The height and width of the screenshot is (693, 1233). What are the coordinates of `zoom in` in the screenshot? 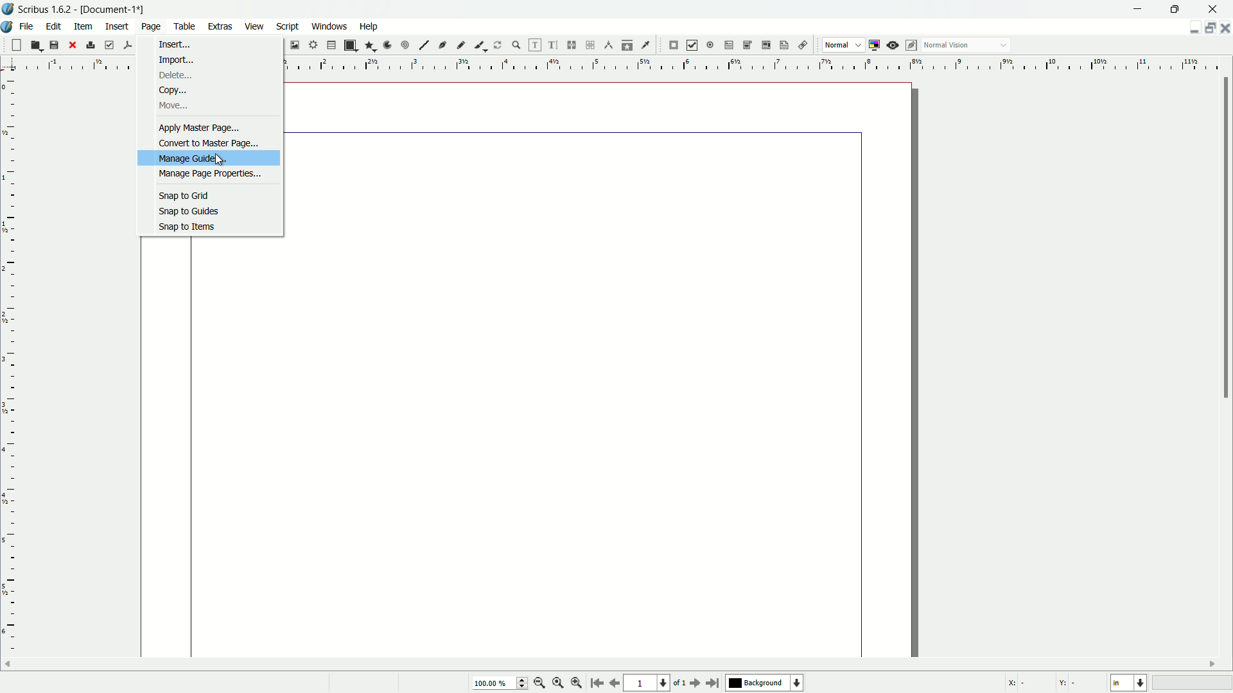 It's located at (577, 683).